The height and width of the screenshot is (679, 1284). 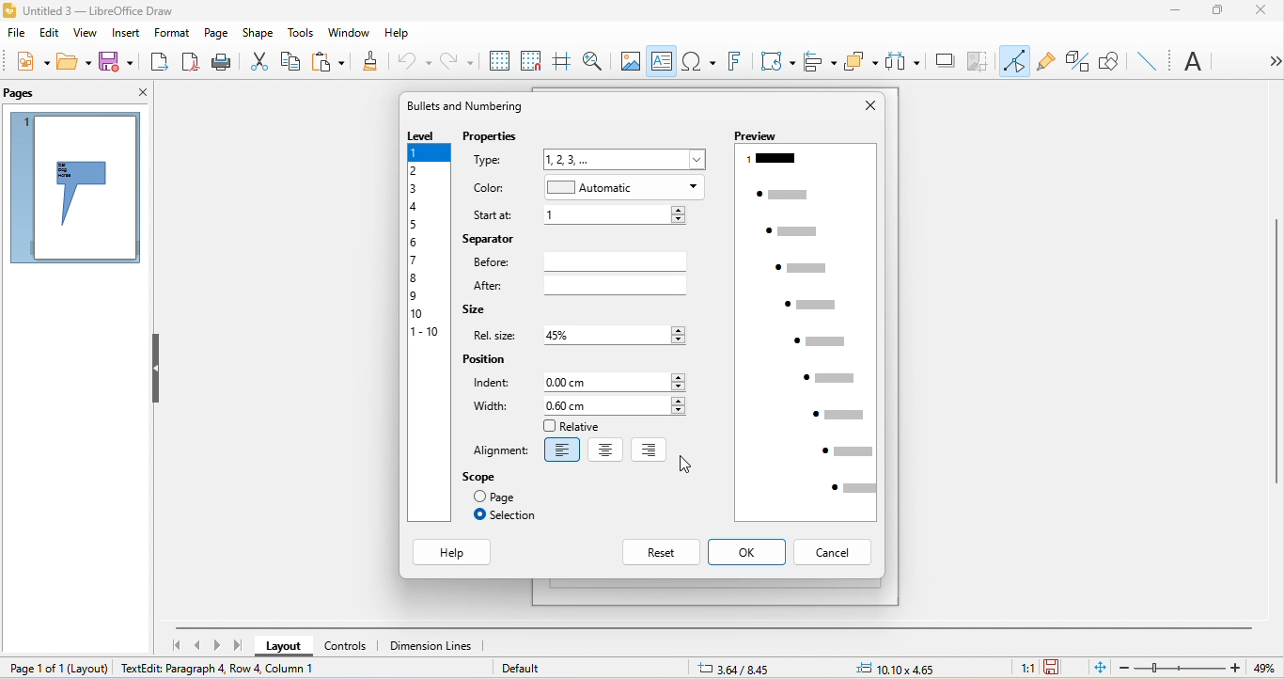 I want to click on close, so click(x=137, y=90).